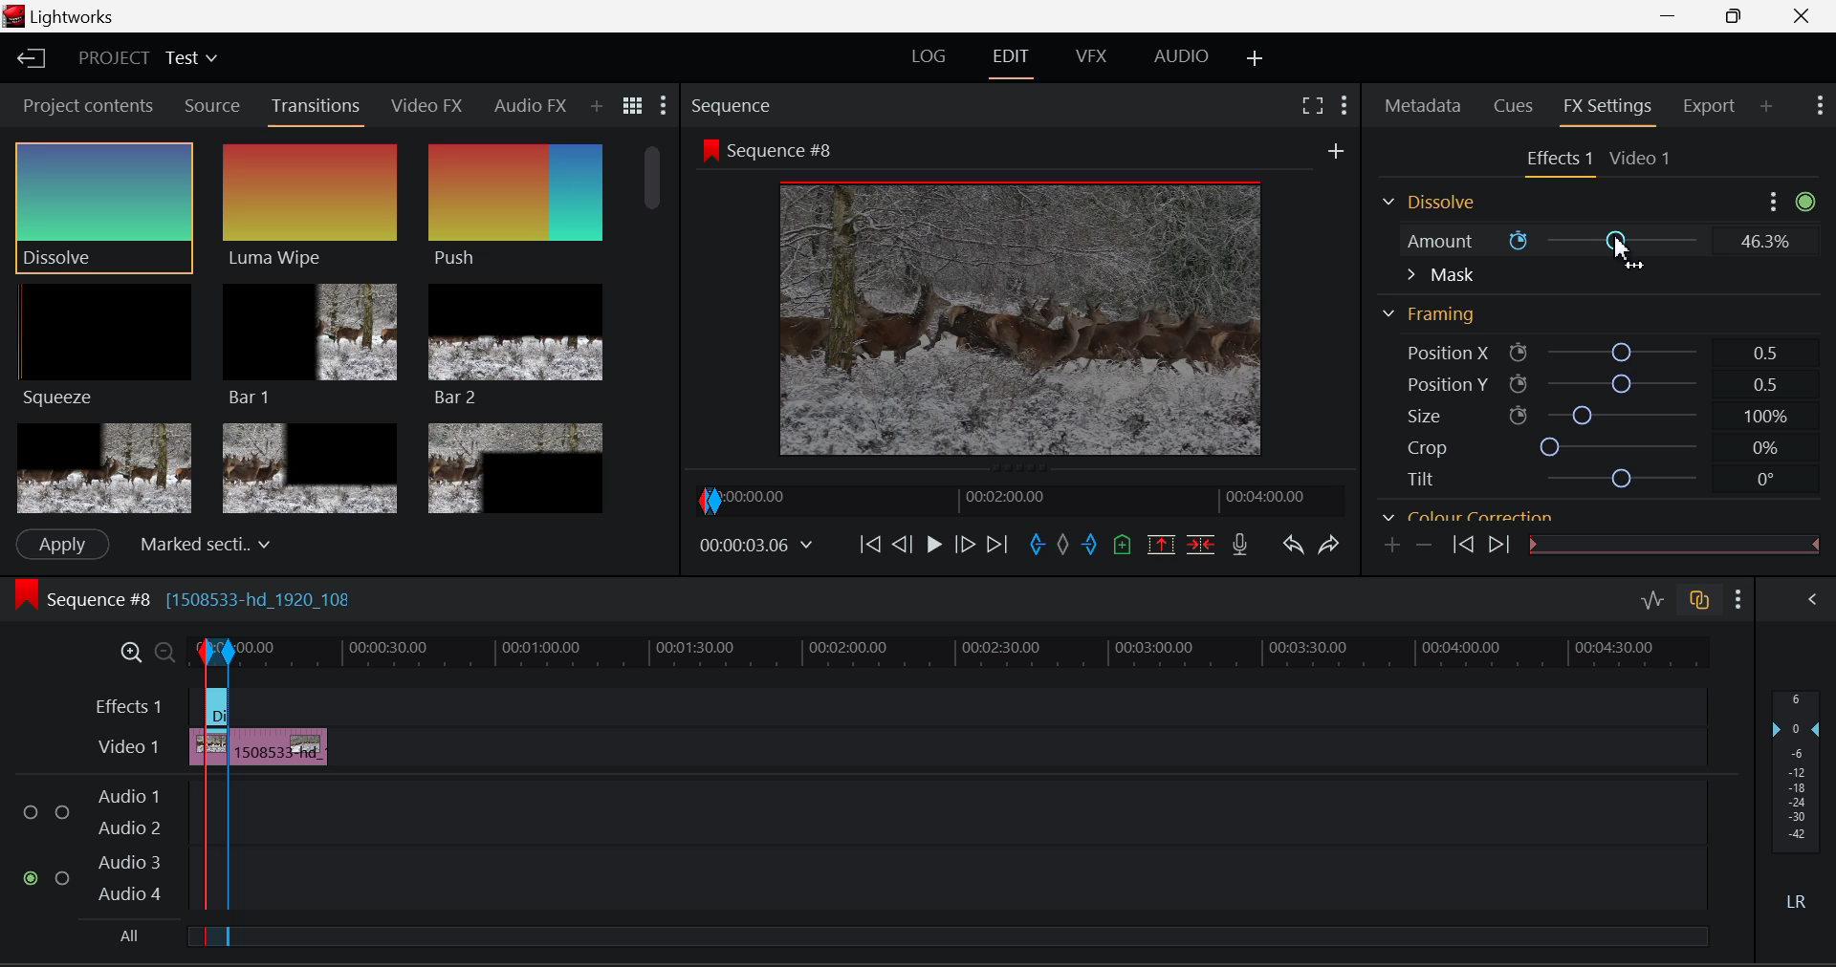 This screenshot has height=967, width=1836. Describe the element at coordinates (633, 106) in the screenshot. I see `Toggle between list and title view` at that location.